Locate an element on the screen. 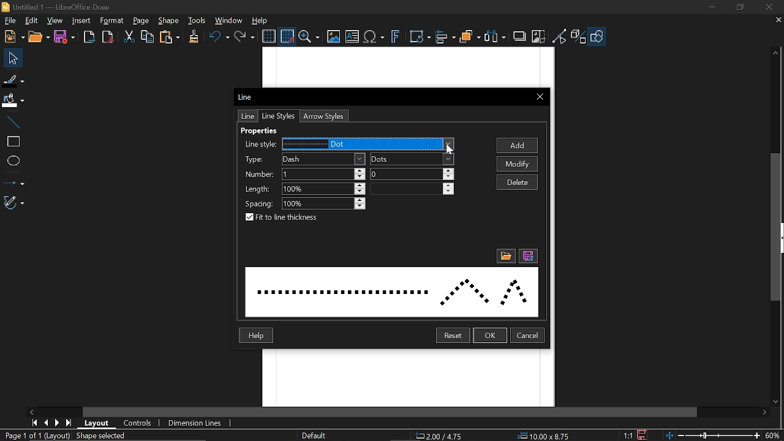  File is located at coordinates (505, 257).